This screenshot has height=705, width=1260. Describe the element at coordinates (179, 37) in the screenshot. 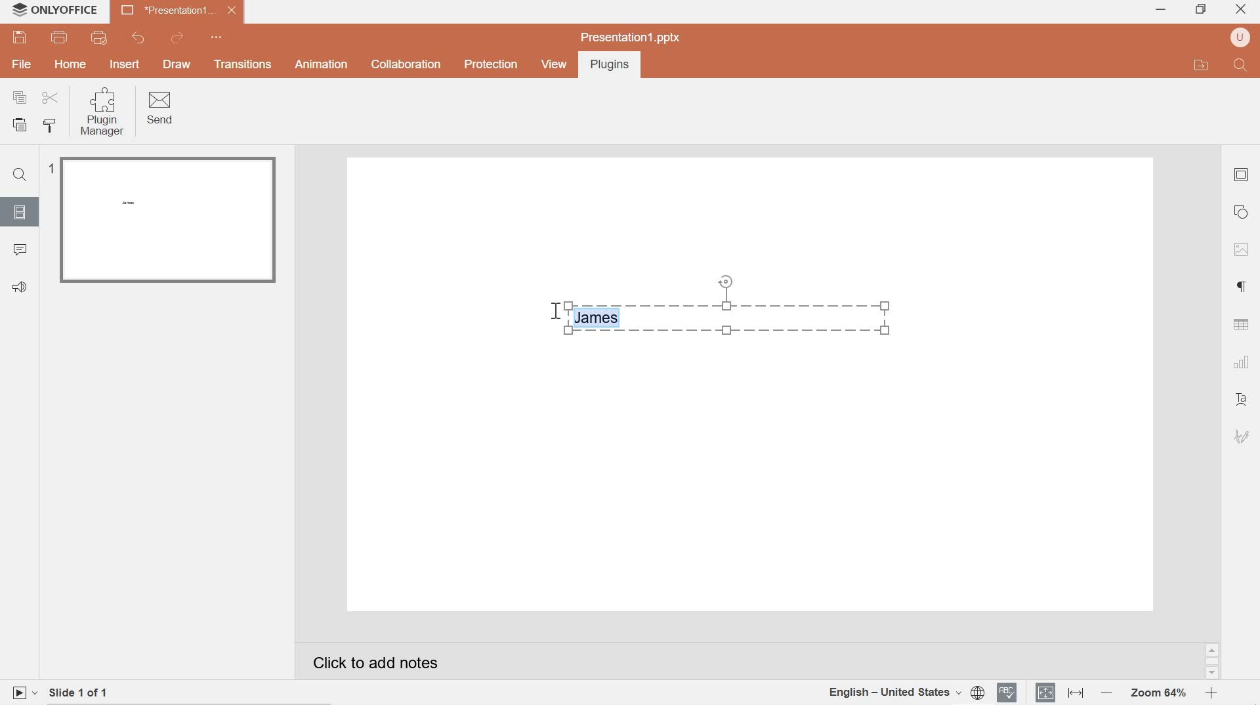

I see `redo` at that location.